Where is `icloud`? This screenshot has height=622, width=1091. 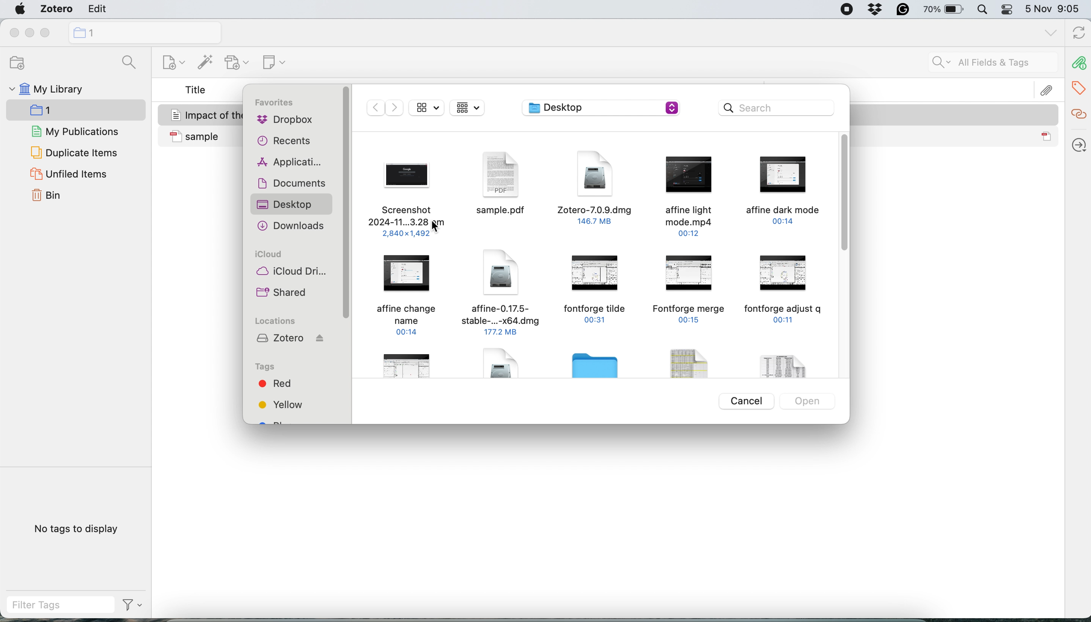
icloud is located at coordinates (269, 255).